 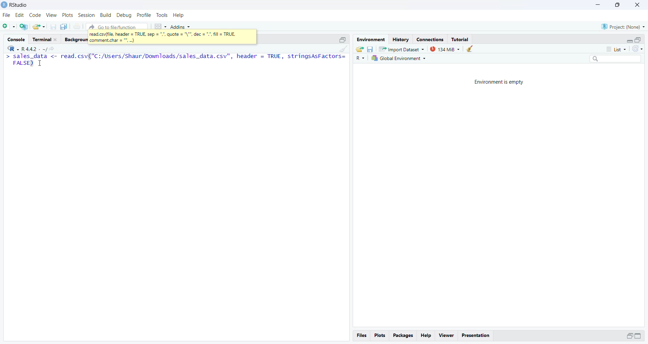 What do you see at coordinates (616, 50) in the screenshot?
I see `List` at bounding box center [616, 50].